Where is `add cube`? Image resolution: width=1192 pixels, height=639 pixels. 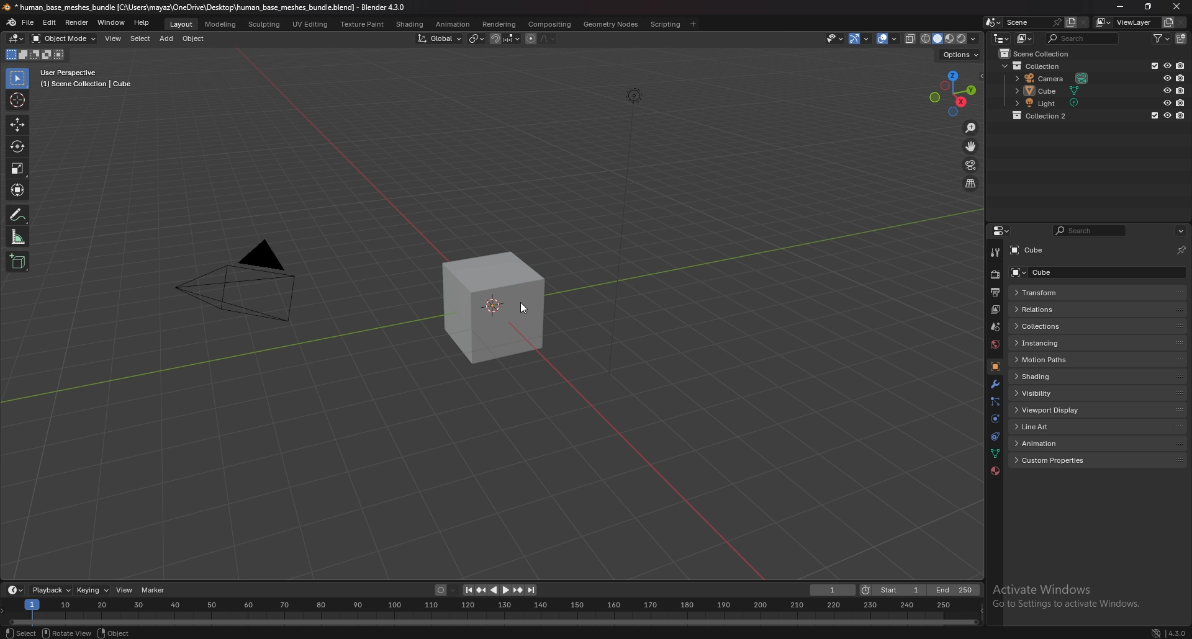 add cube is located at coordinates (18, 261).